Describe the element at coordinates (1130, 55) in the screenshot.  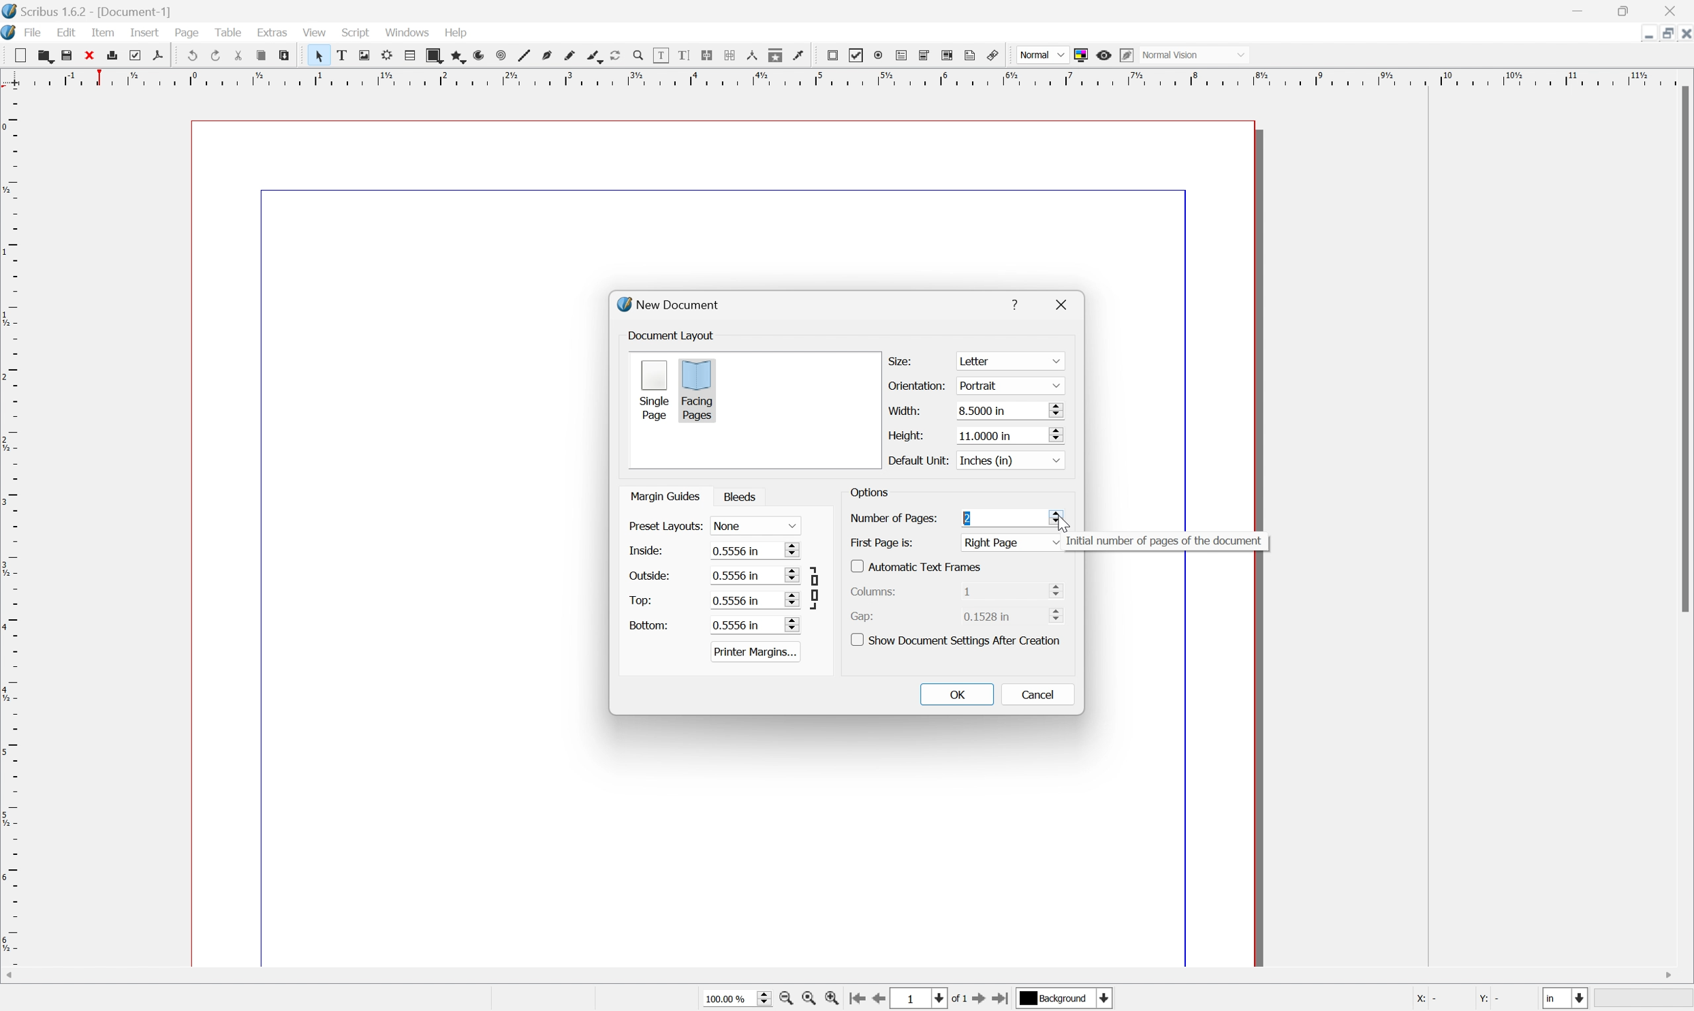
I see `Edit in preview mode` at that location.